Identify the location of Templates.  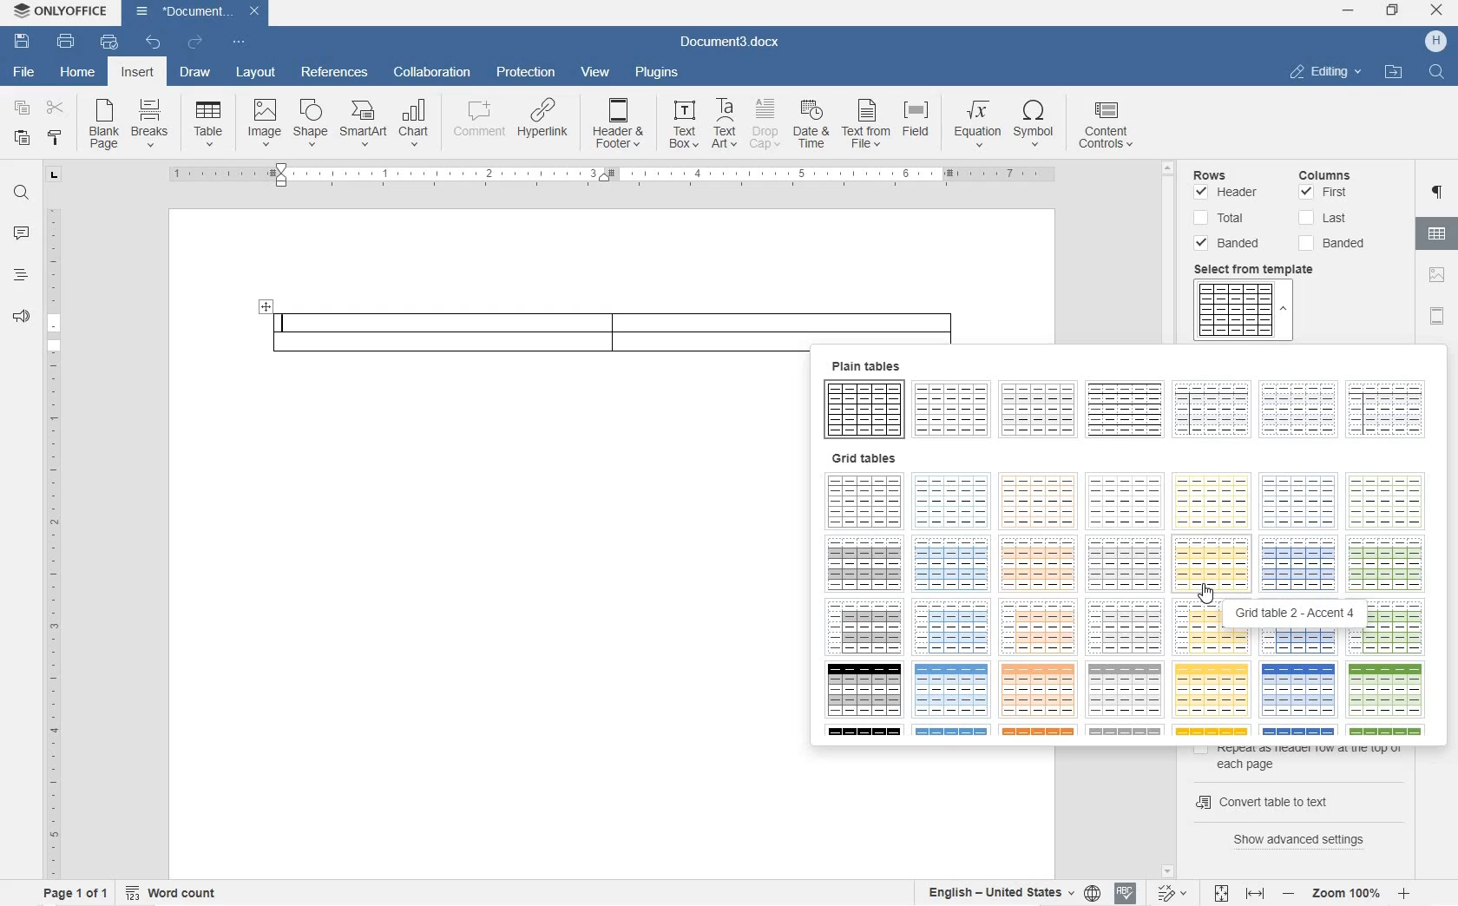
(1244, 312).